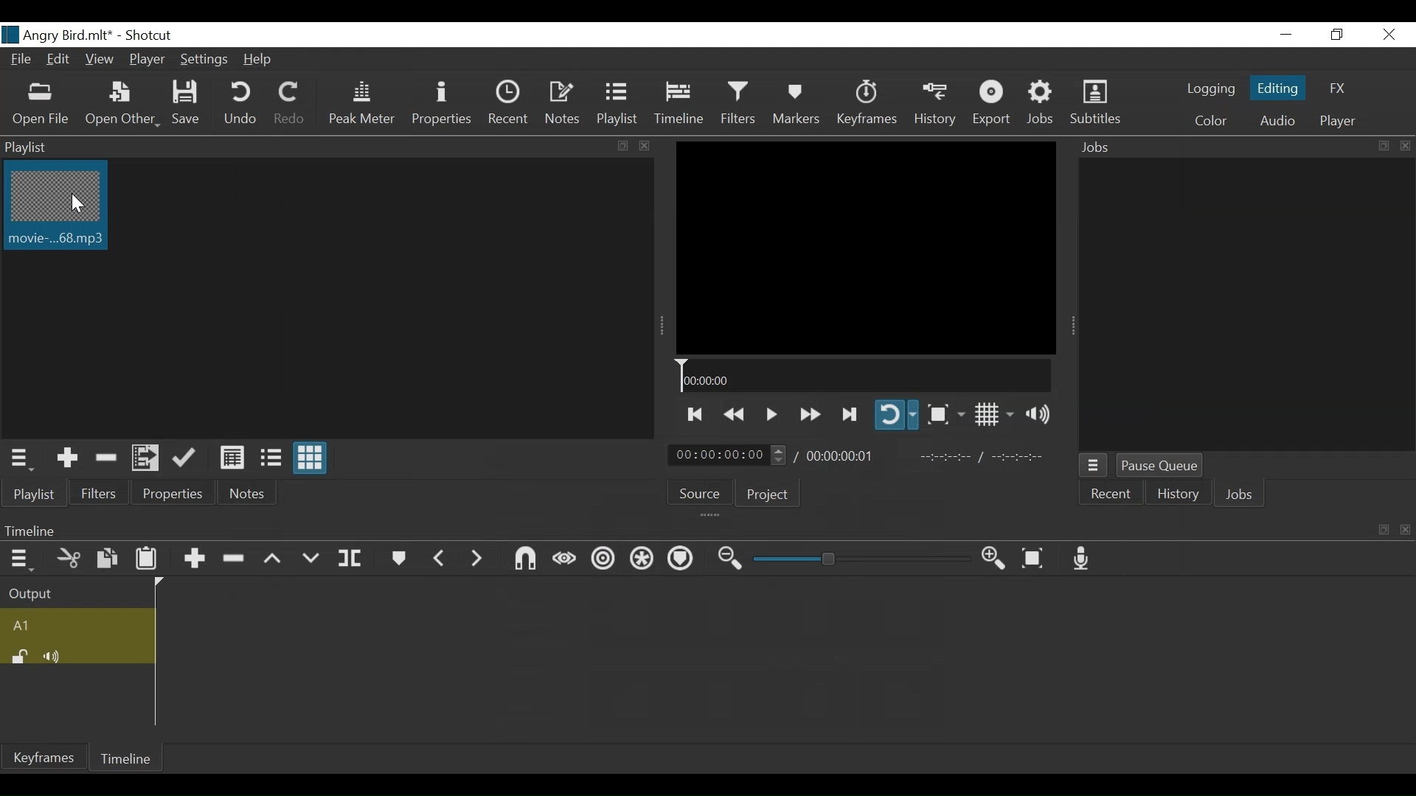 The image size is (1416, 796). I want to click on Zoom slider, so click(857, 559).